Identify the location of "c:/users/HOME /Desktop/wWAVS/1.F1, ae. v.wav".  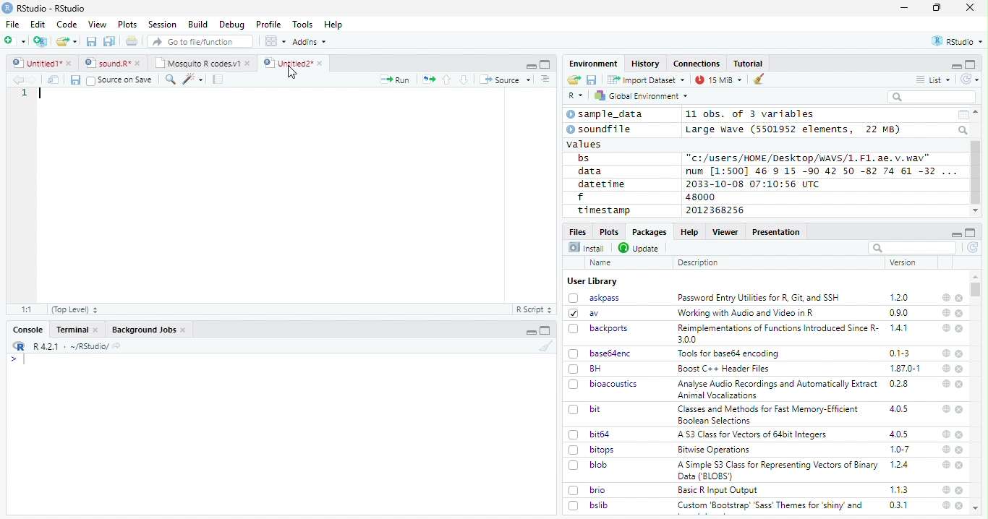
(809, 157).